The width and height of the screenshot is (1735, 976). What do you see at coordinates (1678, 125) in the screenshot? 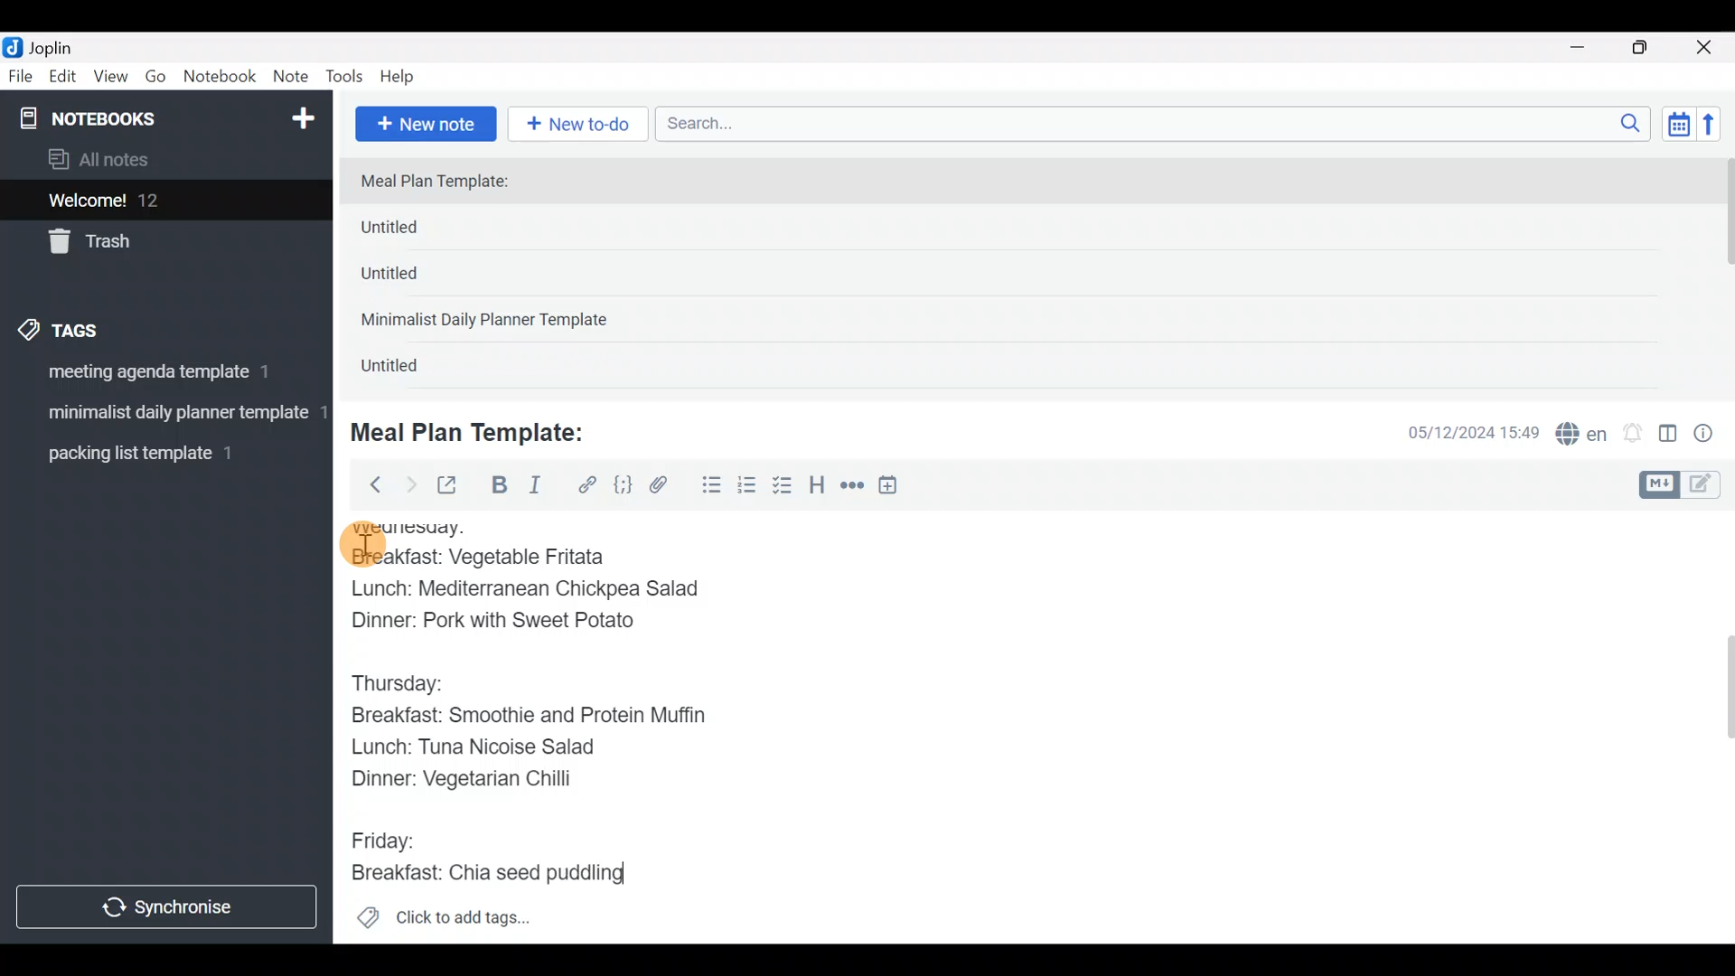
I see `Toggle sort order` at bounding box center [1678, 125].